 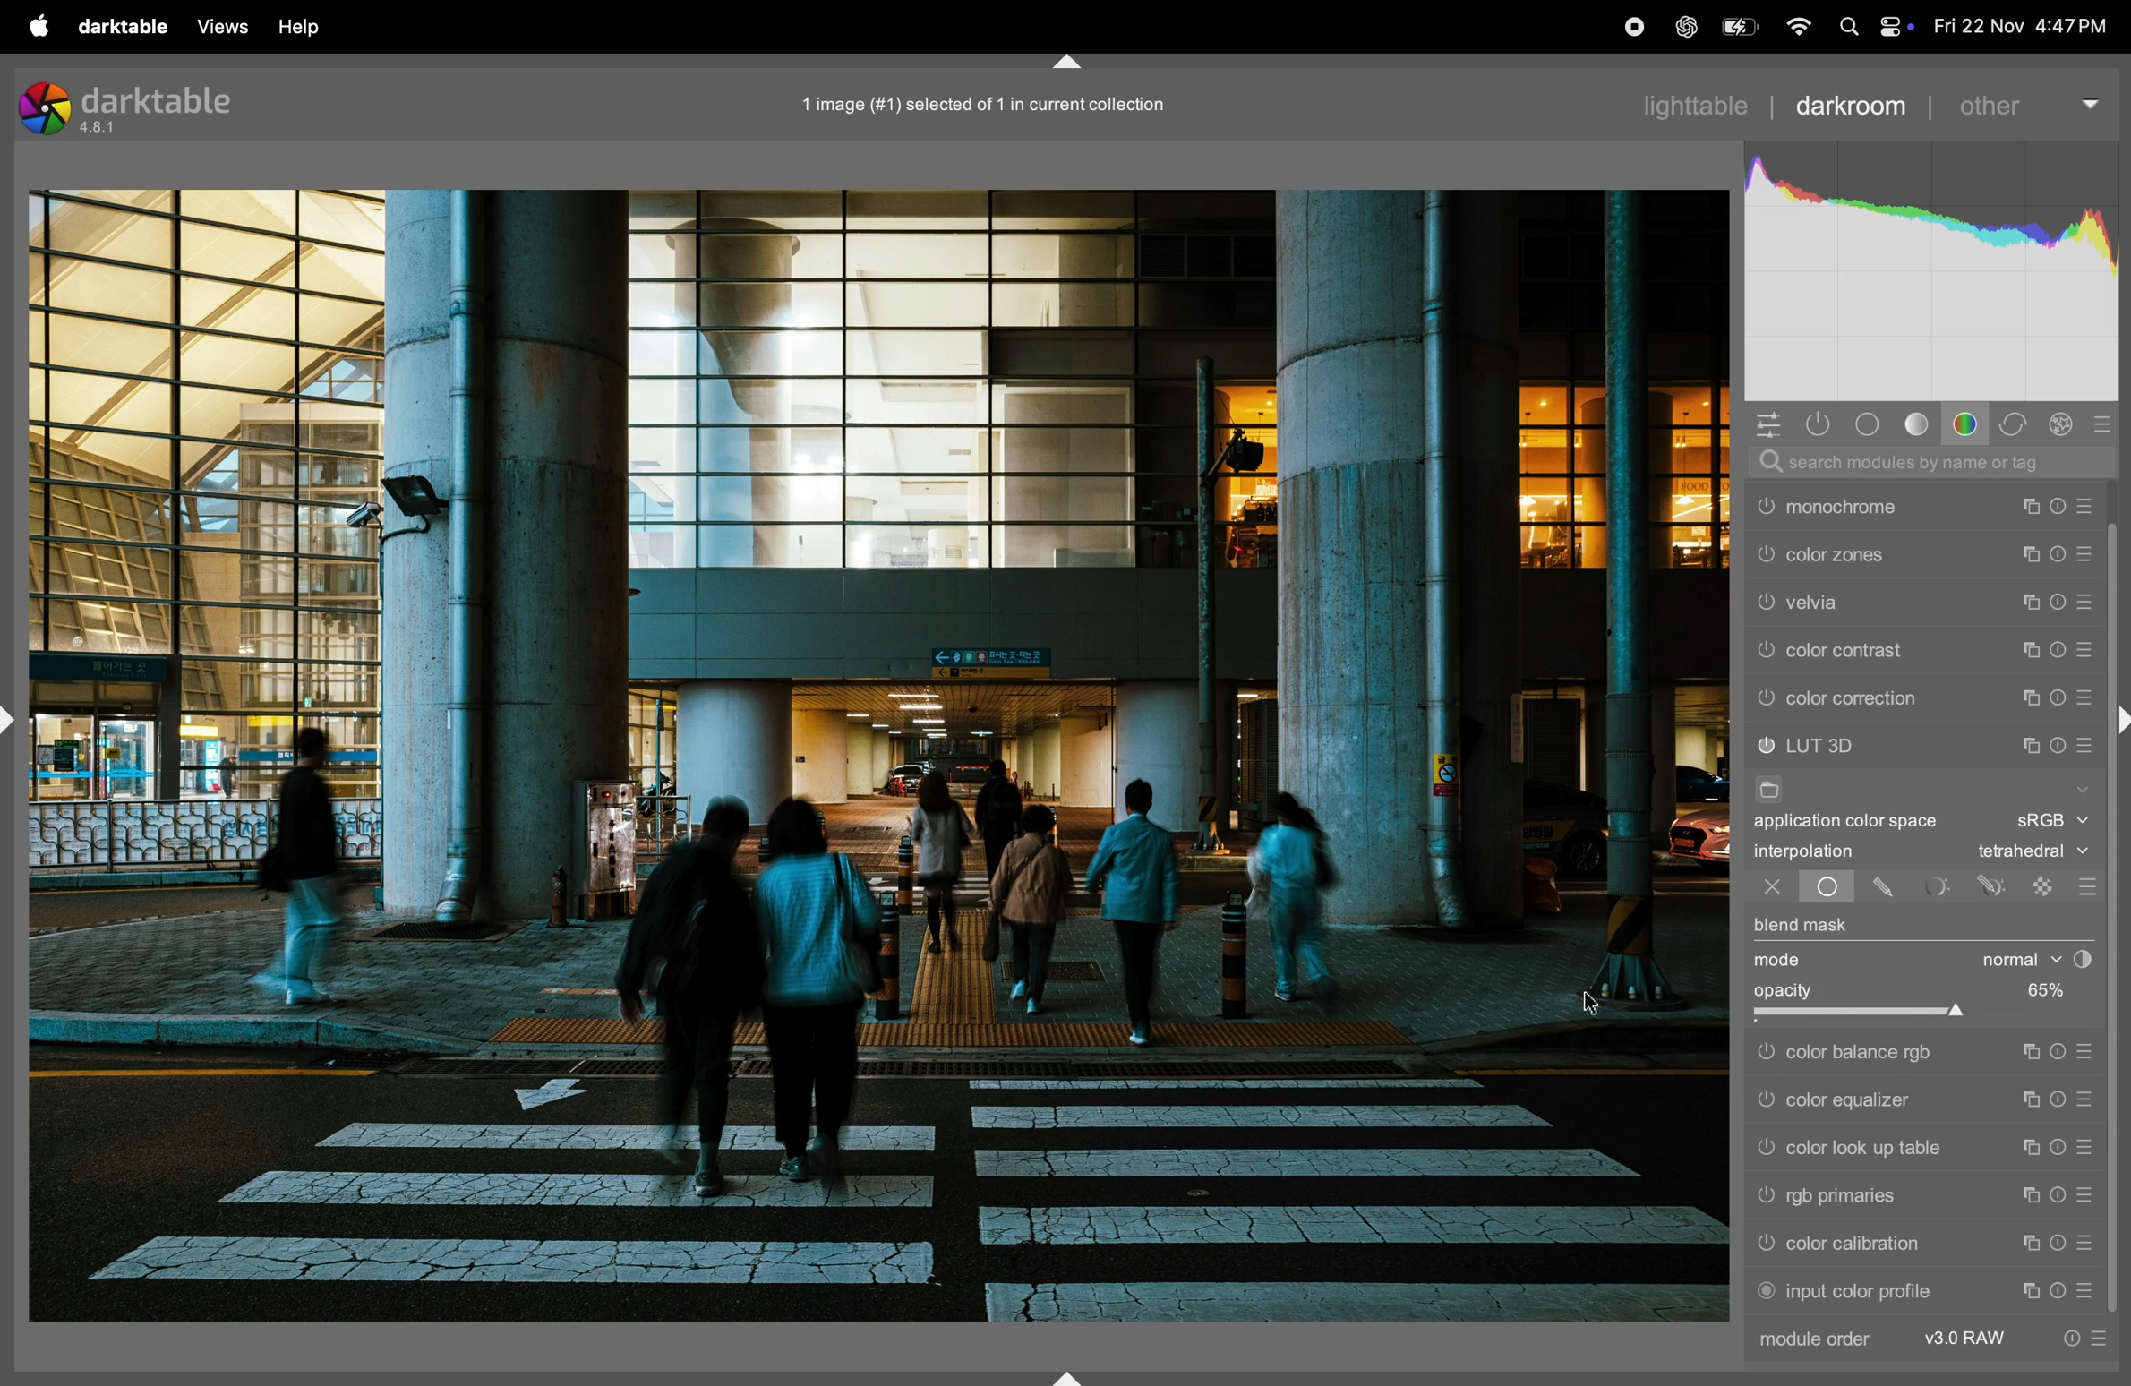 I want to click on v3 raw, so click(x=1969, y=1339).